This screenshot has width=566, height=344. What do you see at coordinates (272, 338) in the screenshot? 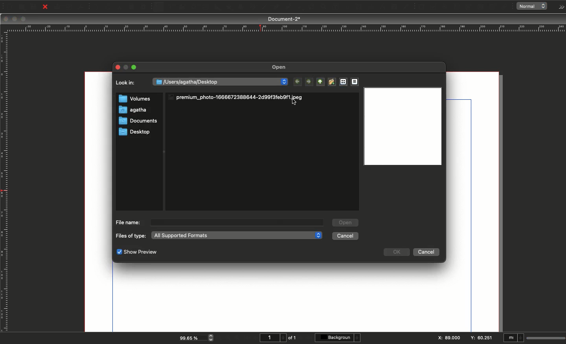
I see `1` at bounding box center [272, 338].